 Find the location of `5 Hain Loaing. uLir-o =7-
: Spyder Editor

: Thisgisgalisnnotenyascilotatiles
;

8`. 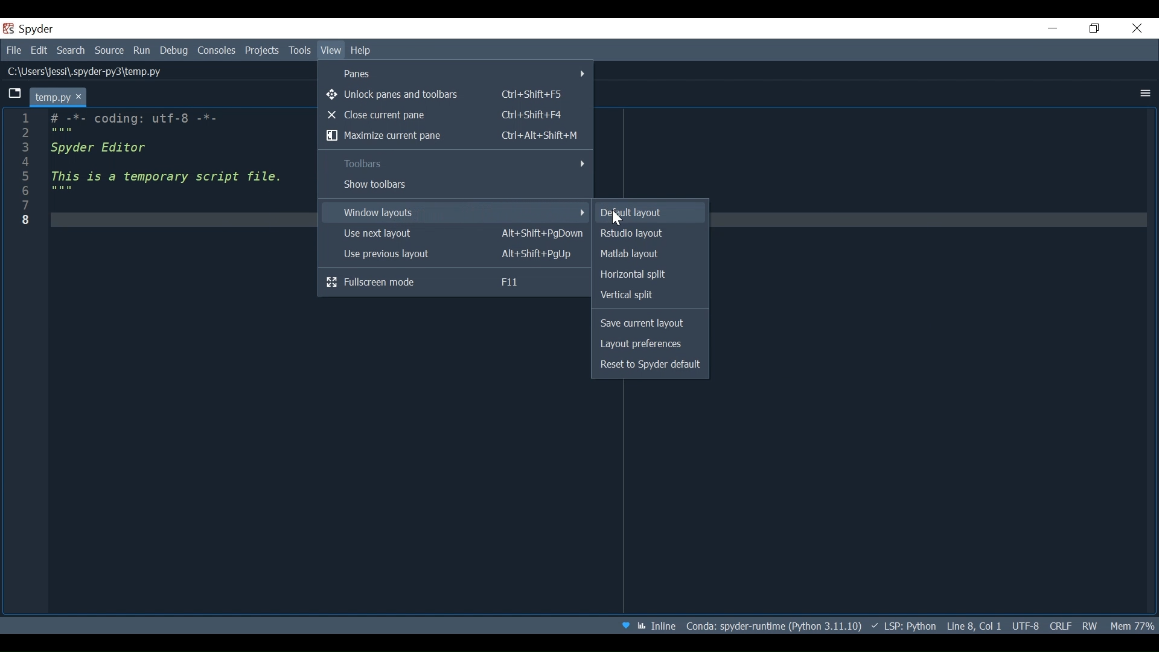

5 Hain Loaing. uLir-o =7-
: Spyder Editor

: Thisgisgalisnnotenyascilotatiles
;

8 is located at coordinates (151, 176).